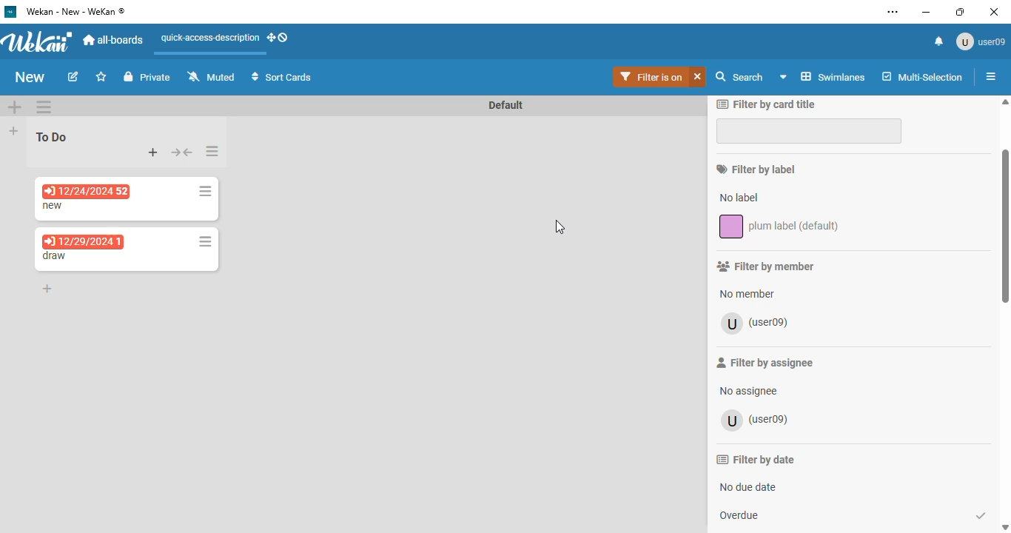 The image size is (1011, 533). What do you see at coordinates (13, 130) in the screenshot?
I see `add list` at bounding box center [13, 130].